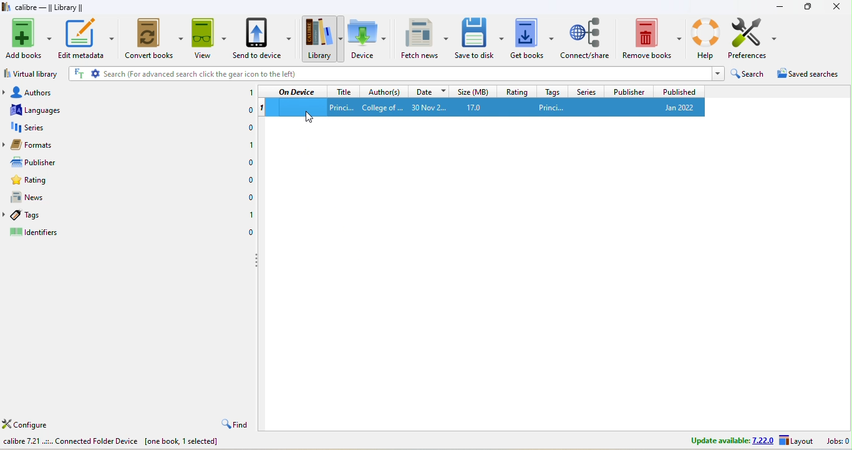 The width and height of the screenshot is (852, 450). I want to click on library, so click(321, 39).